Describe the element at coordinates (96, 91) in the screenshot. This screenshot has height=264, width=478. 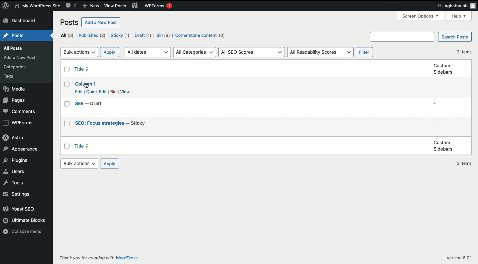
I see `Quick edit` at that location.